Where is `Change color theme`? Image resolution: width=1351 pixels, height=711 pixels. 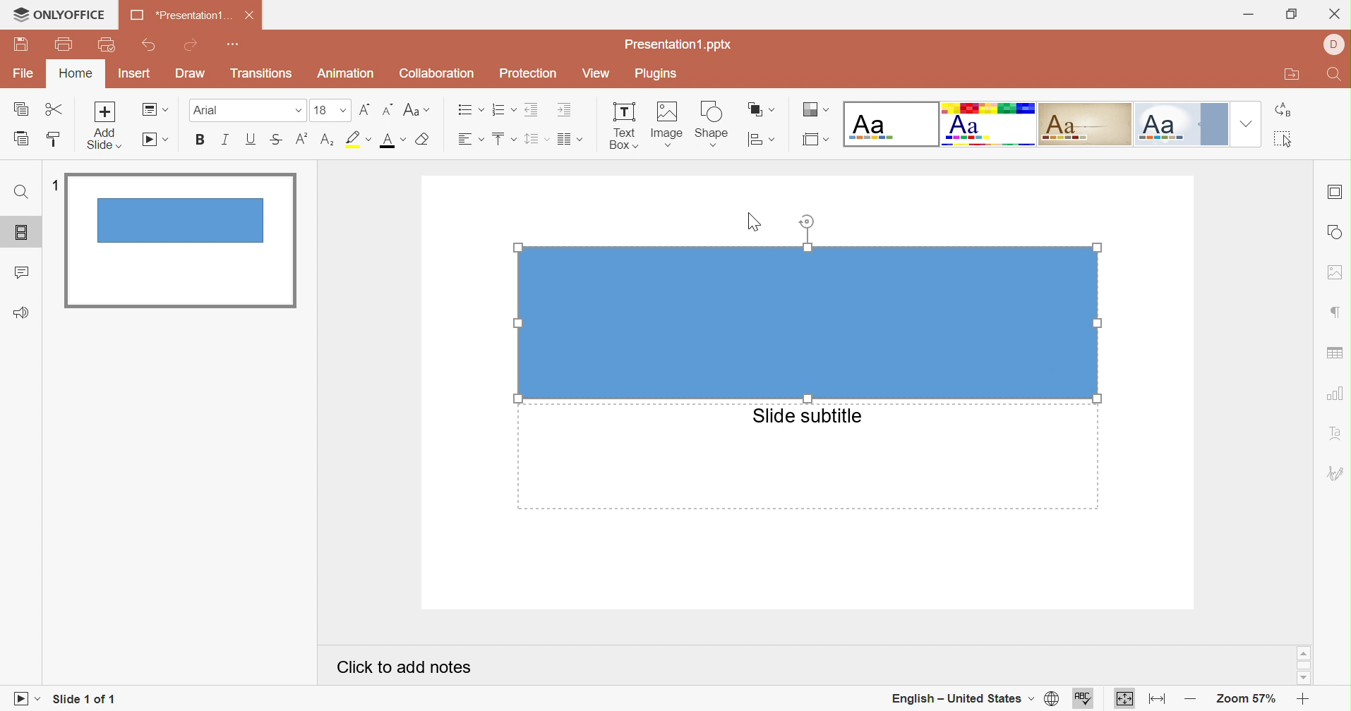
Change color theme is located at coordinates (813, 110).